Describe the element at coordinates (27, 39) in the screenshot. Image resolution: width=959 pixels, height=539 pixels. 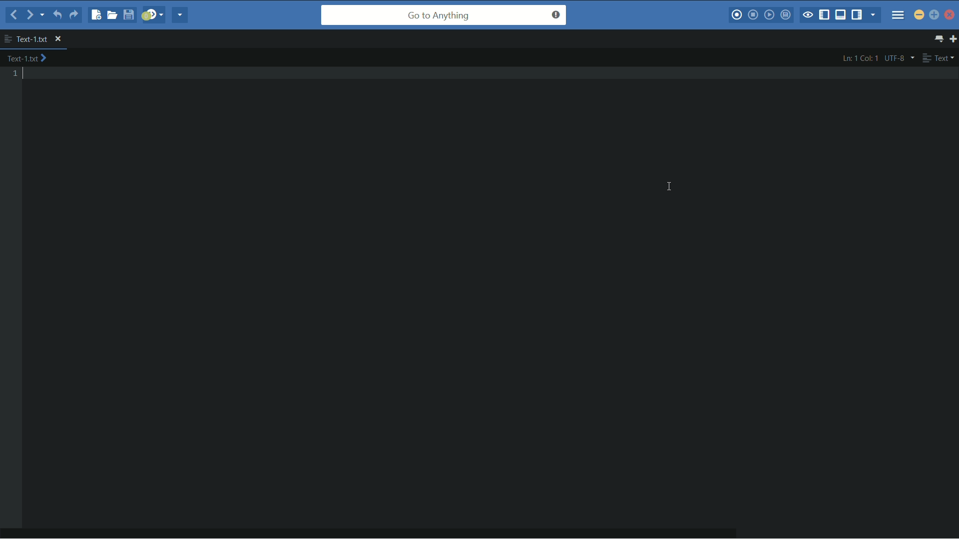
I see `text-1.txt` at that location.